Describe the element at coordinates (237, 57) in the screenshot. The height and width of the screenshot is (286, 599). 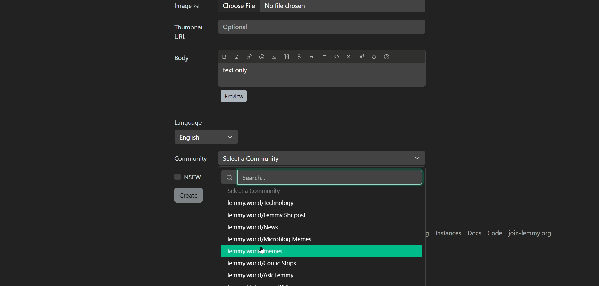
I see `Italic` at that location.